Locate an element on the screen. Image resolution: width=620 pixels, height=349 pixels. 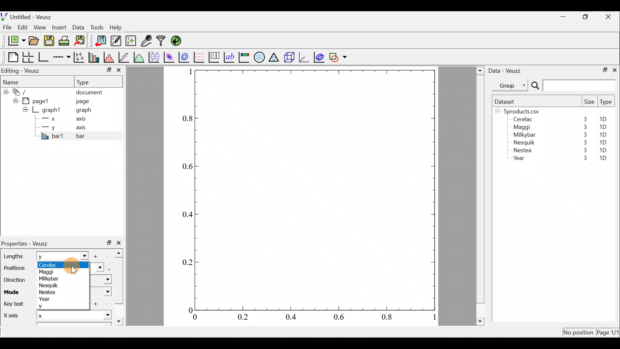
Editing - Veusz is located at coordinates (22, 70).